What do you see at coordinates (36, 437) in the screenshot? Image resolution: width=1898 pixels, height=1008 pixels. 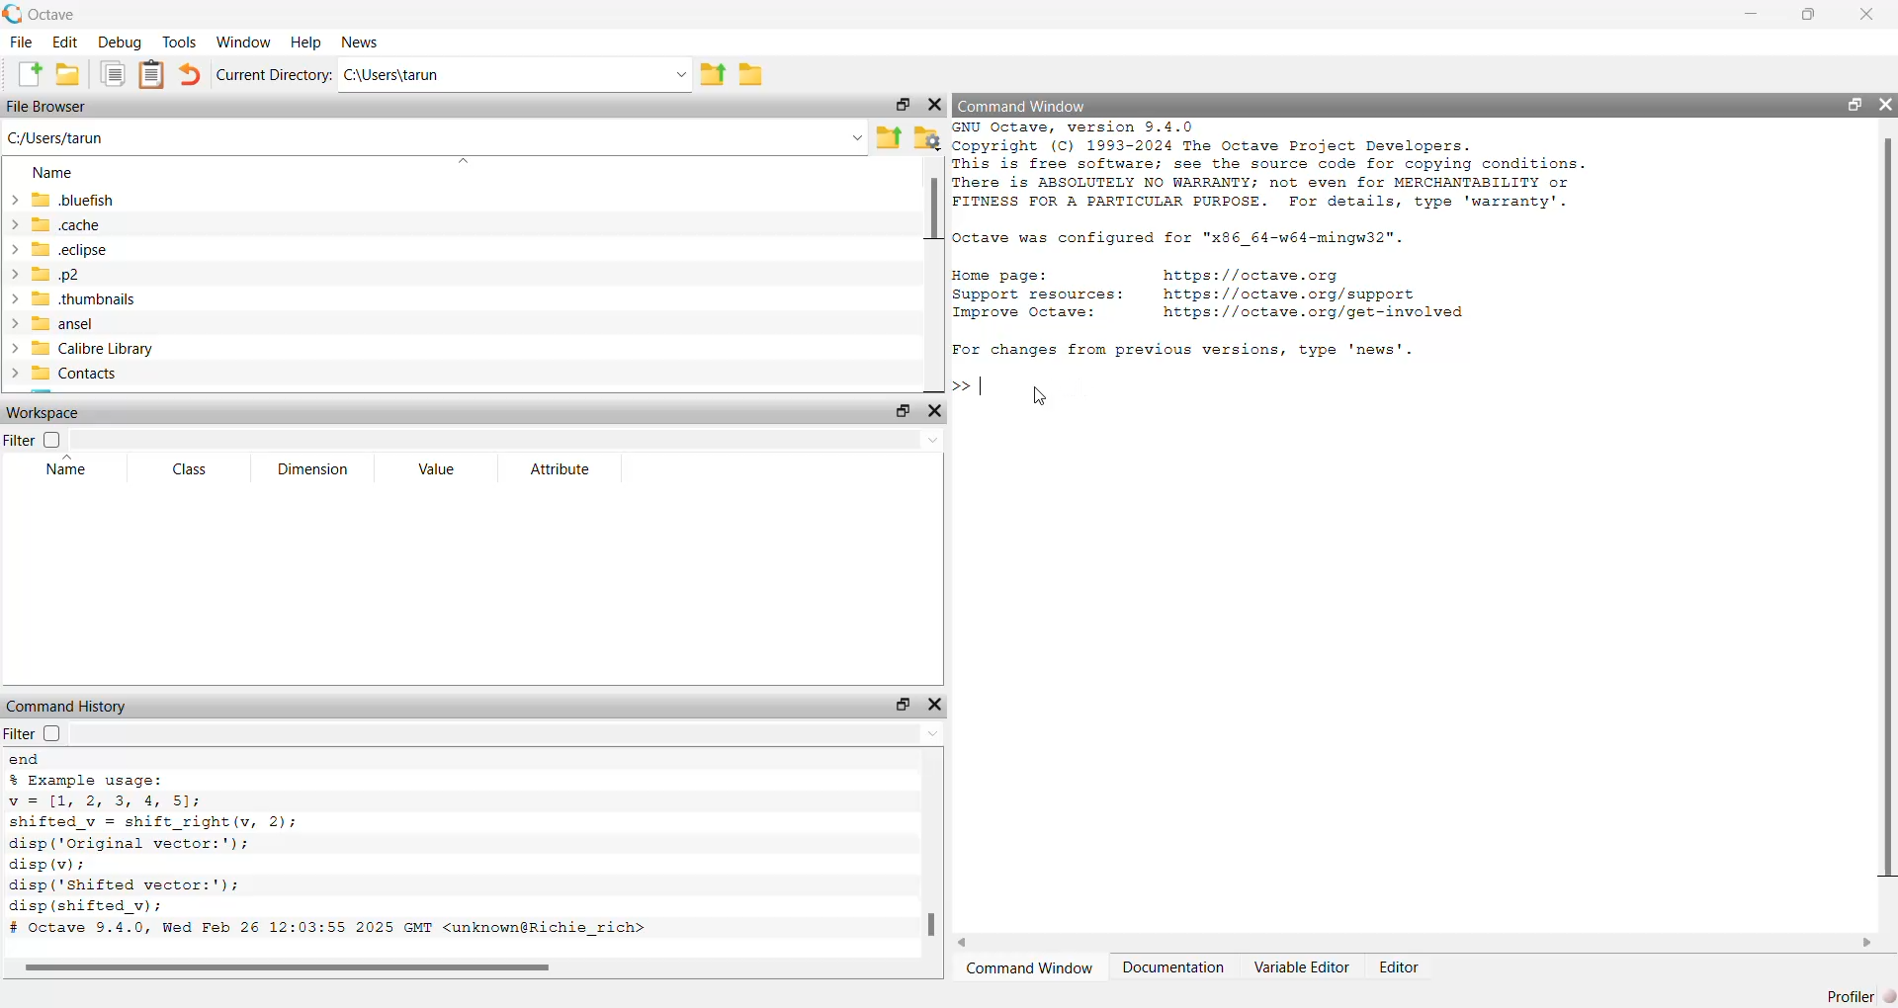 I see `filter` at bounding box center [36, 437].